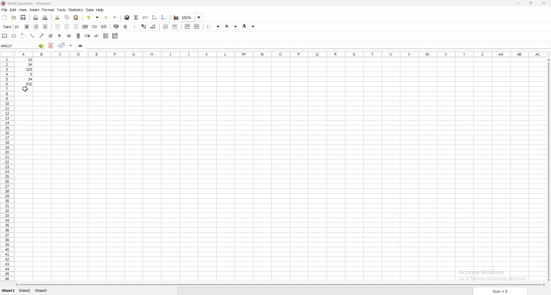 This screenshot has height=295, width=551. Describe the element at coordinates (93, 17) in the screenshot. I see `undo` at that location.